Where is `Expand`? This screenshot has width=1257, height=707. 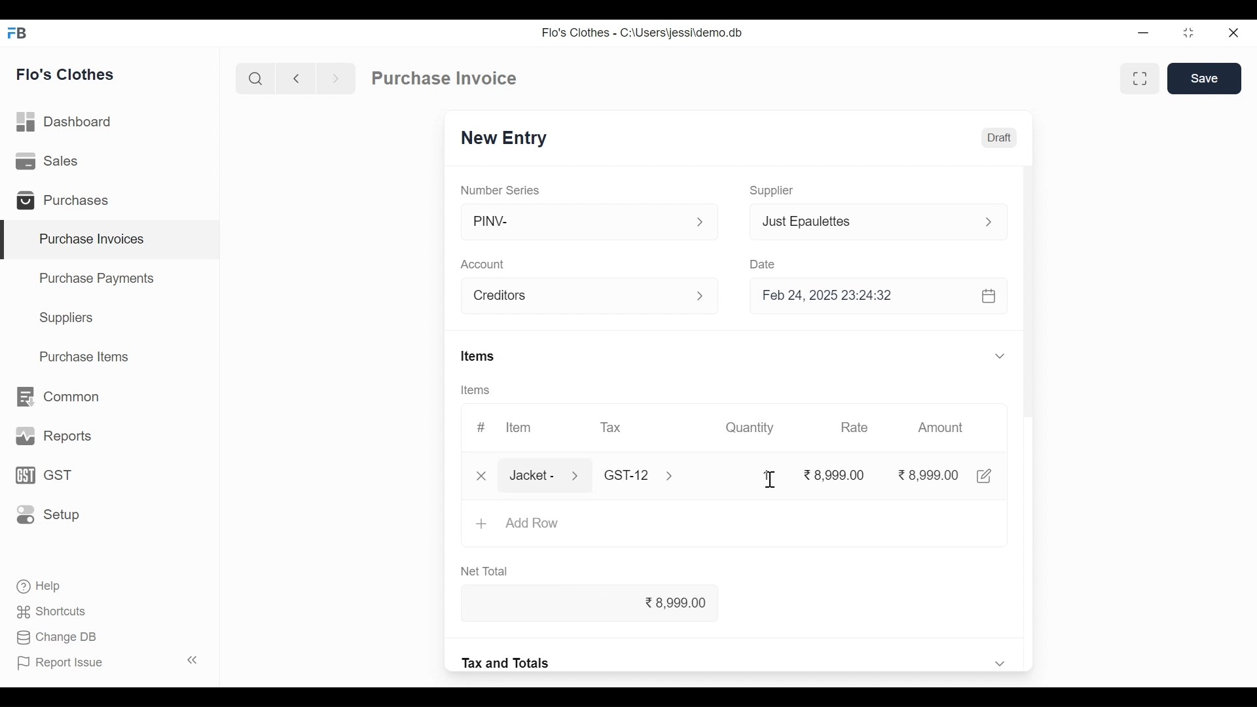
Expand is located at coordinates (1000, 662).